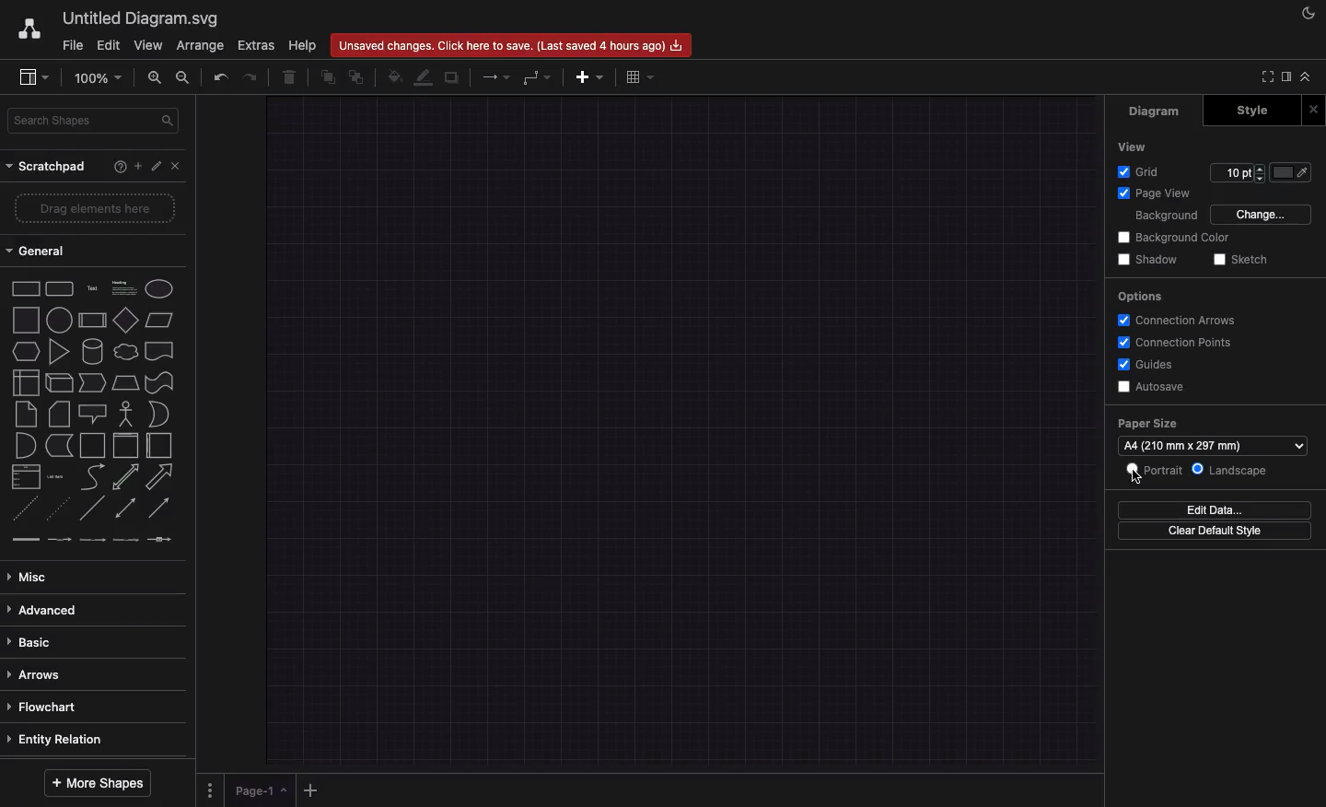 Image resolution: width=1326 pixels, height=807 pixels. I want to click on Sketch, so click(1247, 263).